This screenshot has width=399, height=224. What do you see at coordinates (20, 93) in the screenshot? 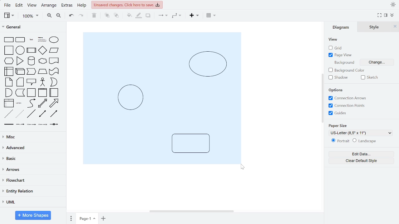
I see `step` at bounding box center [20, 93].